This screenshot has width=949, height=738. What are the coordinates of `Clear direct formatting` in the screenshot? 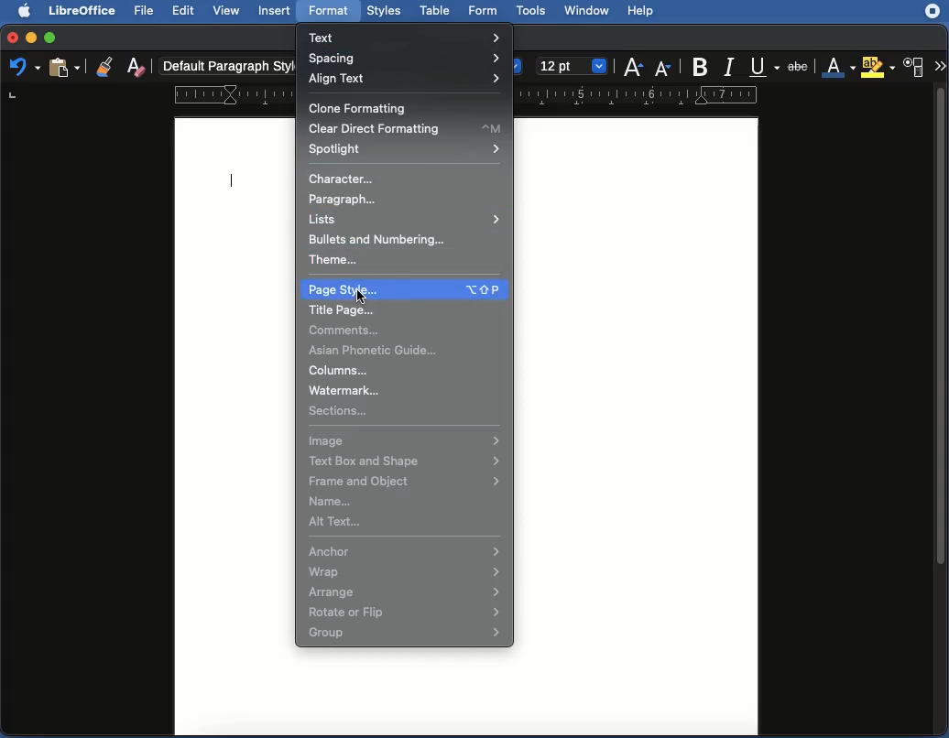 It's located at (407, 129).